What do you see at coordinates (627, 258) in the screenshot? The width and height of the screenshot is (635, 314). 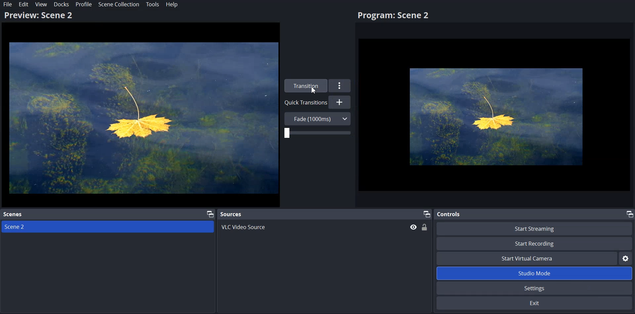 I see `Settings` at bounding box center [627, 258].